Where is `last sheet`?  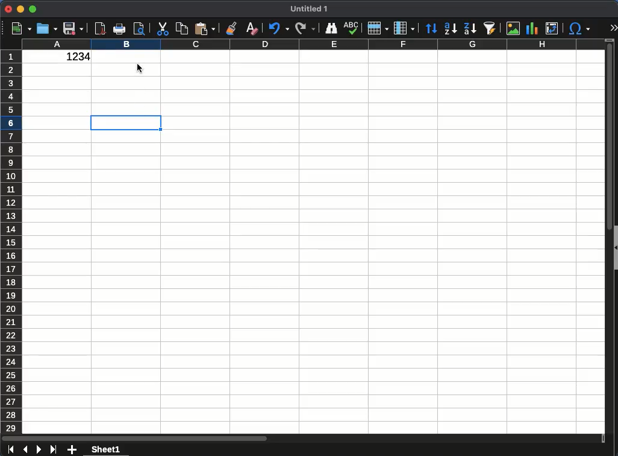 last sheet is located at coordinates (53, 448).